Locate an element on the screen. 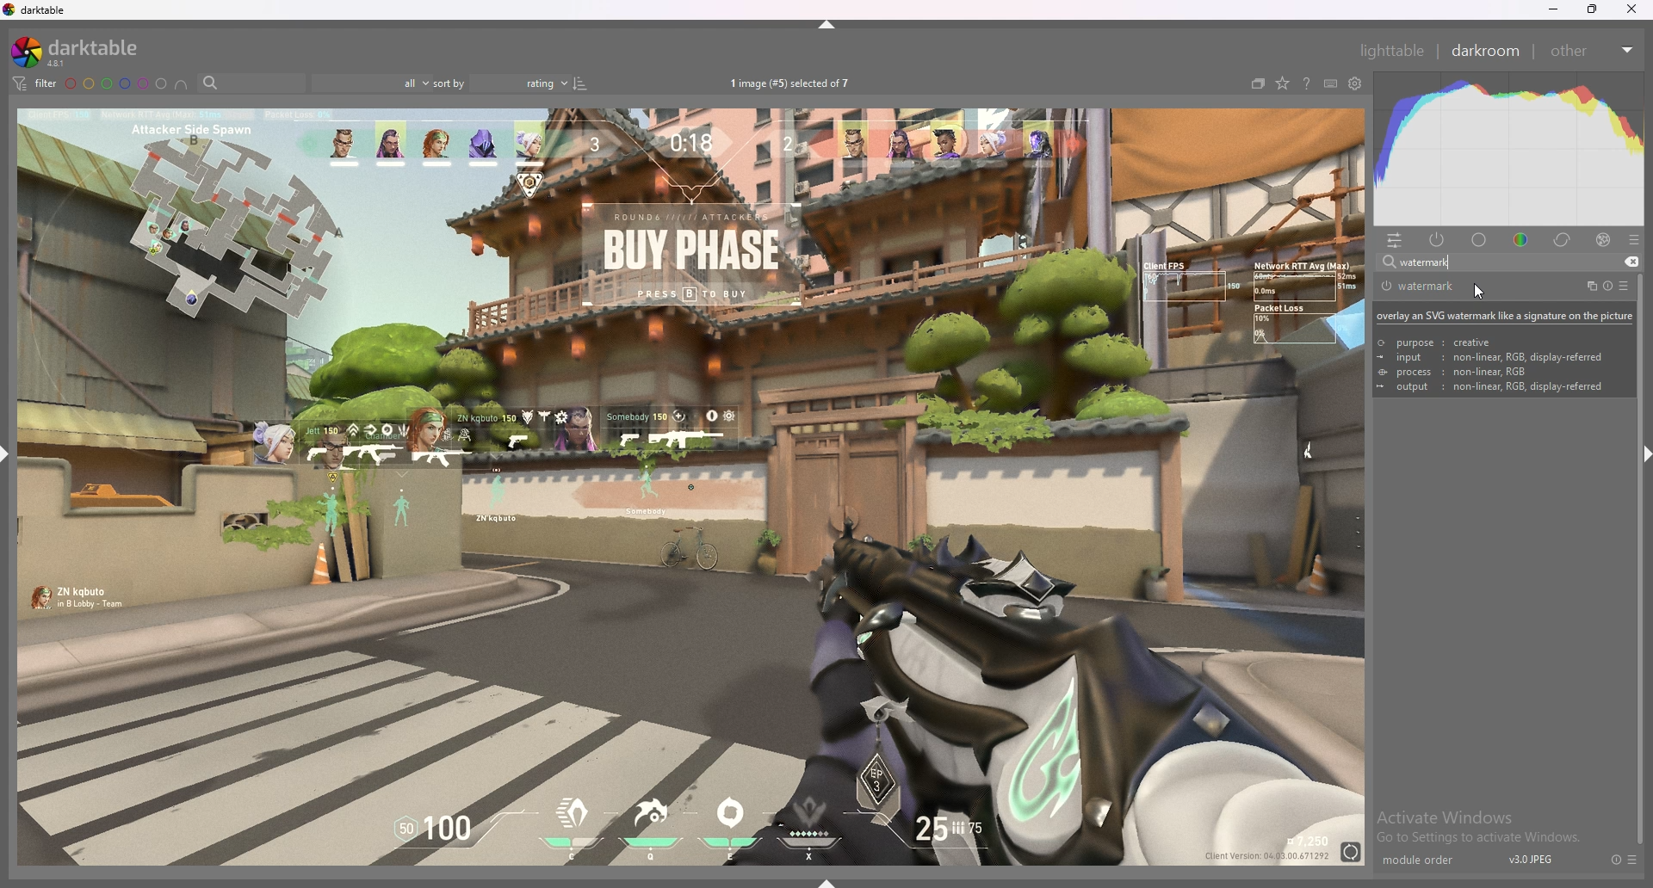 Image resolution: width=1653 pixels, height=888 pixels. reset is located at coordinates (1607, 287).